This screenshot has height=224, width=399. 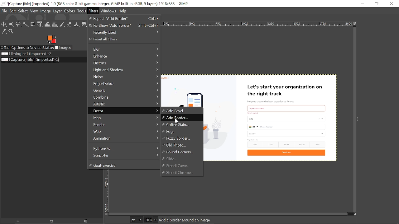 I want to click on Edit, so click(x=12, y=11).